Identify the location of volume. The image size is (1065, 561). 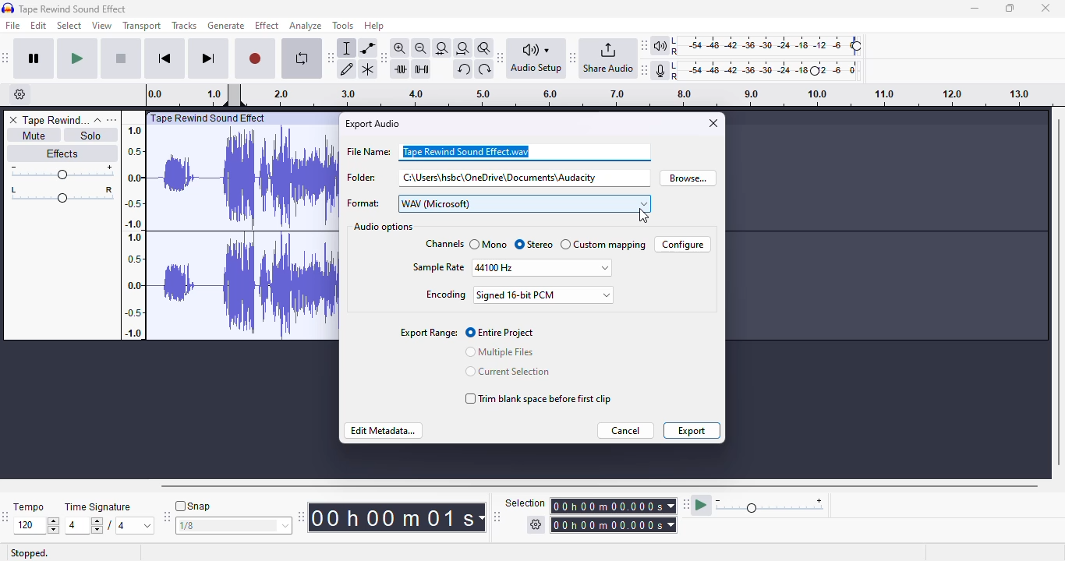
(62, 172).